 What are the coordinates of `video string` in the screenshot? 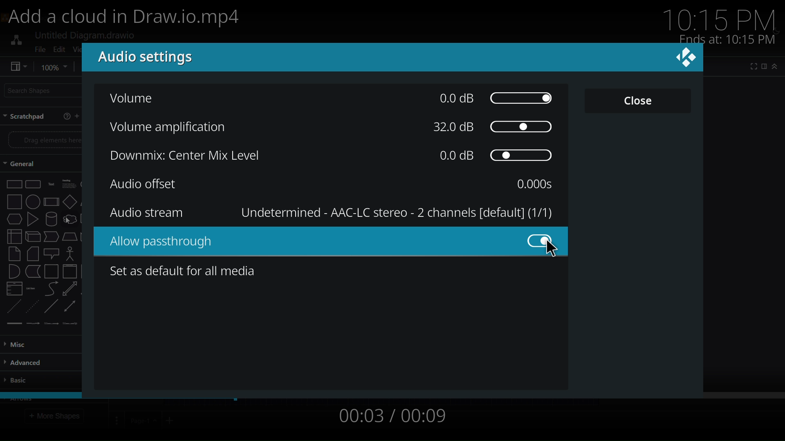 It's located at (396, 395).